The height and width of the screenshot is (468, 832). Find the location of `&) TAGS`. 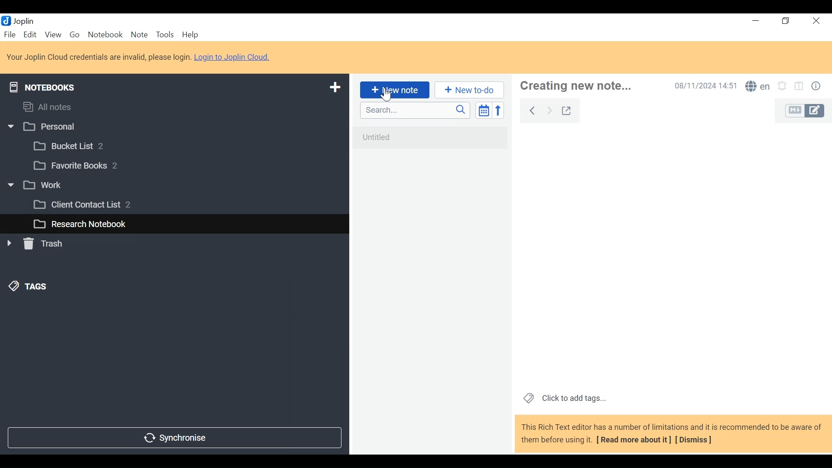

&) TAGS is located at coordinates (38, 287).